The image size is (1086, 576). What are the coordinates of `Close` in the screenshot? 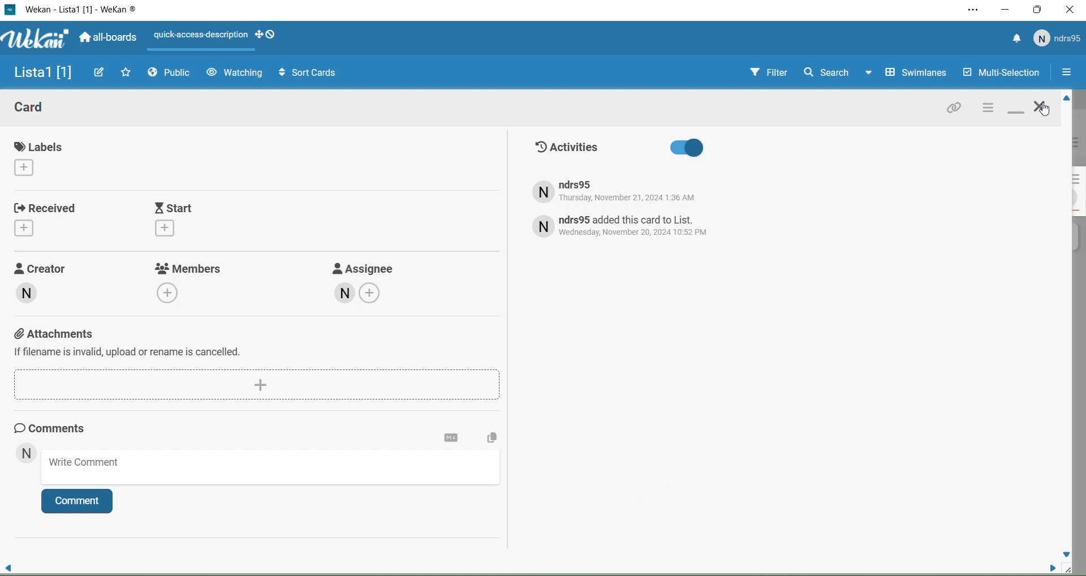 It's located at (1070, 11).